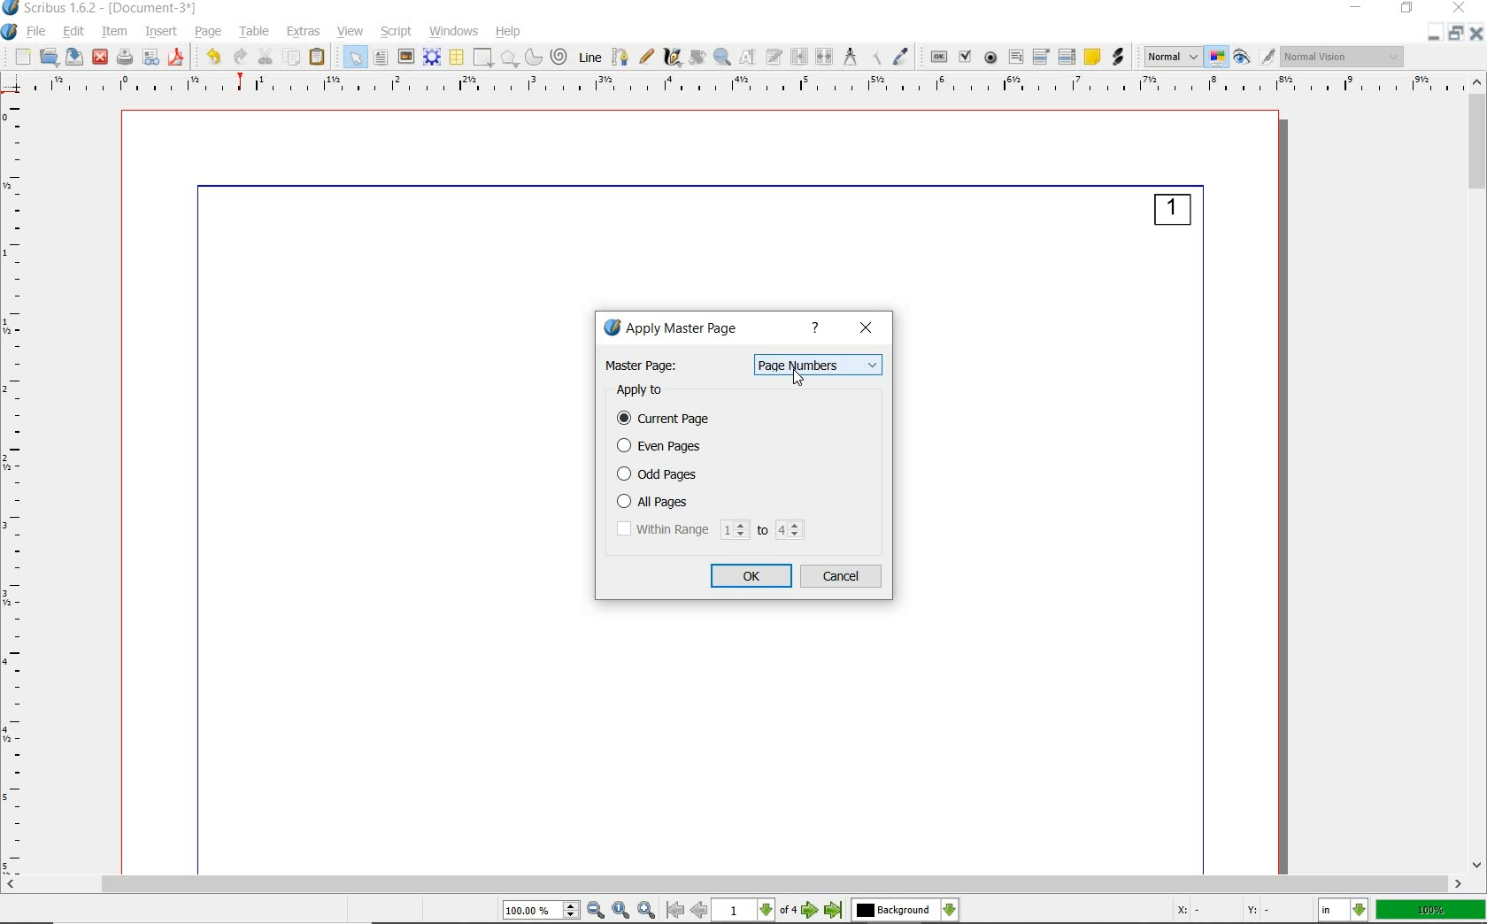 The height and width of the screenshot is (924, 1487). Describe the element at coordinates (797, 379) in the screenshot. I see `Cursor` at that location.